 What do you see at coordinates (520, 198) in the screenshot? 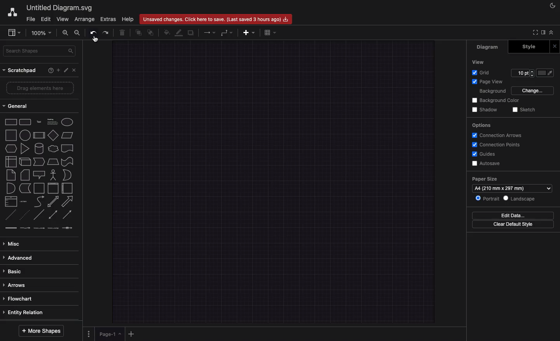
I see `Landscape ` at bounding box center [520, 198].